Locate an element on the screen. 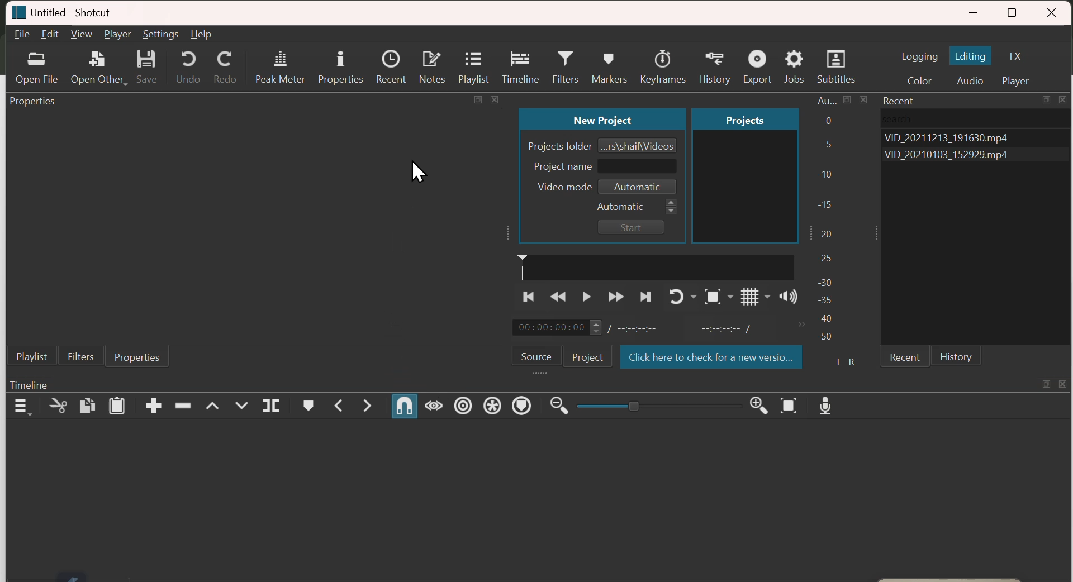 Image resolution: width=1073 pixels, height=582 pixels. Lift is located at coordinates (213, 406).